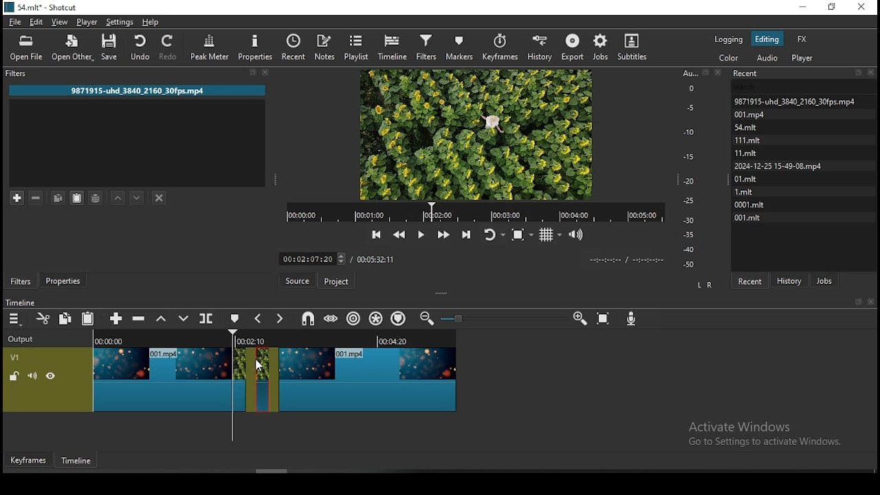  Describe the element at coordinates (74, 49) in the screenshot. I see `open other` at that location.